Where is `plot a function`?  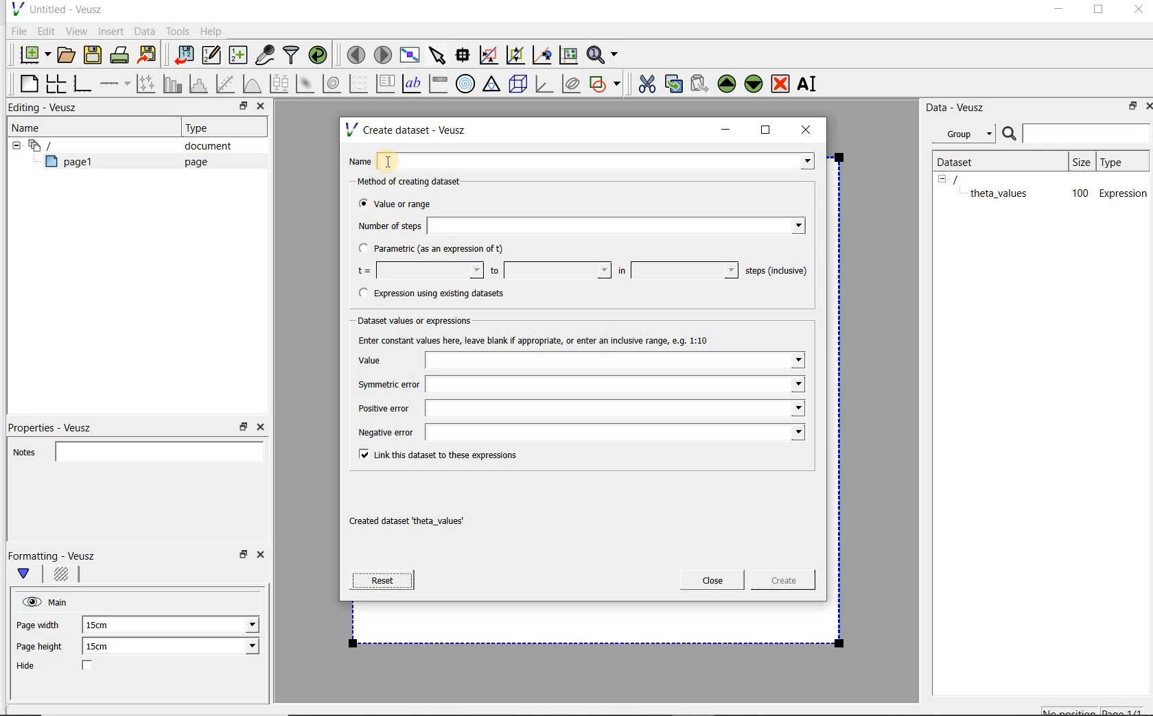 plot a function is located at coordinates (251, 84).